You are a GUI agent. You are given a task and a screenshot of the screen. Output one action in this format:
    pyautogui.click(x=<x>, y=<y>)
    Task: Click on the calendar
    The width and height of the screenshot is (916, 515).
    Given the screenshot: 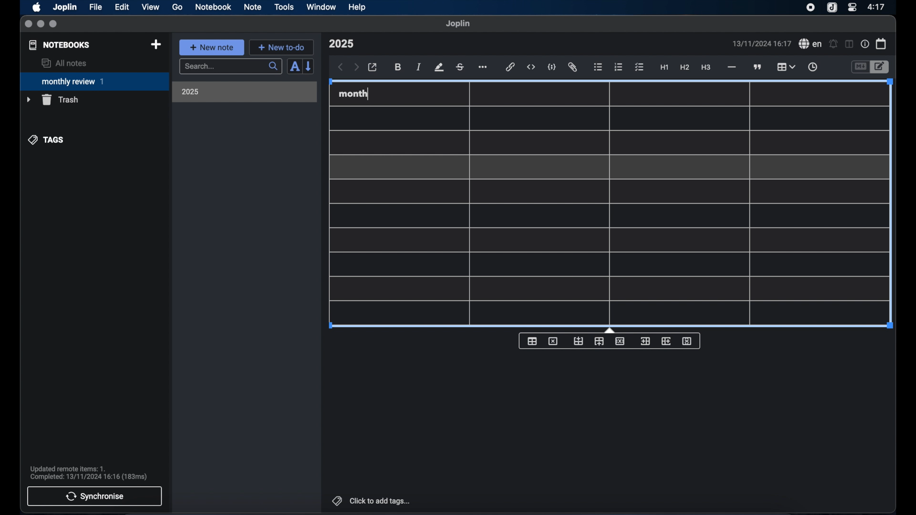 What is the action you would take?
    pyautogui.click(x=882, y=43)
    